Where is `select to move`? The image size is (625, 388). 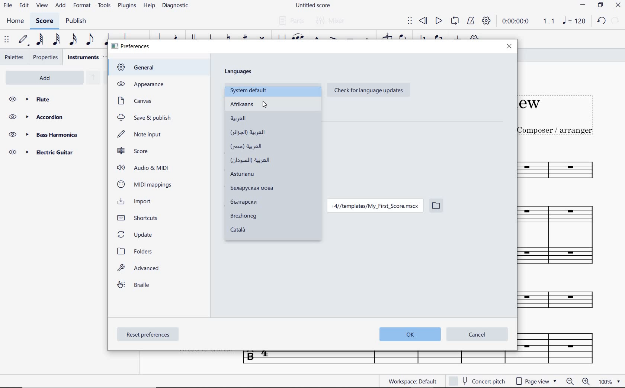 select to move is located at coordinates (7, 40).